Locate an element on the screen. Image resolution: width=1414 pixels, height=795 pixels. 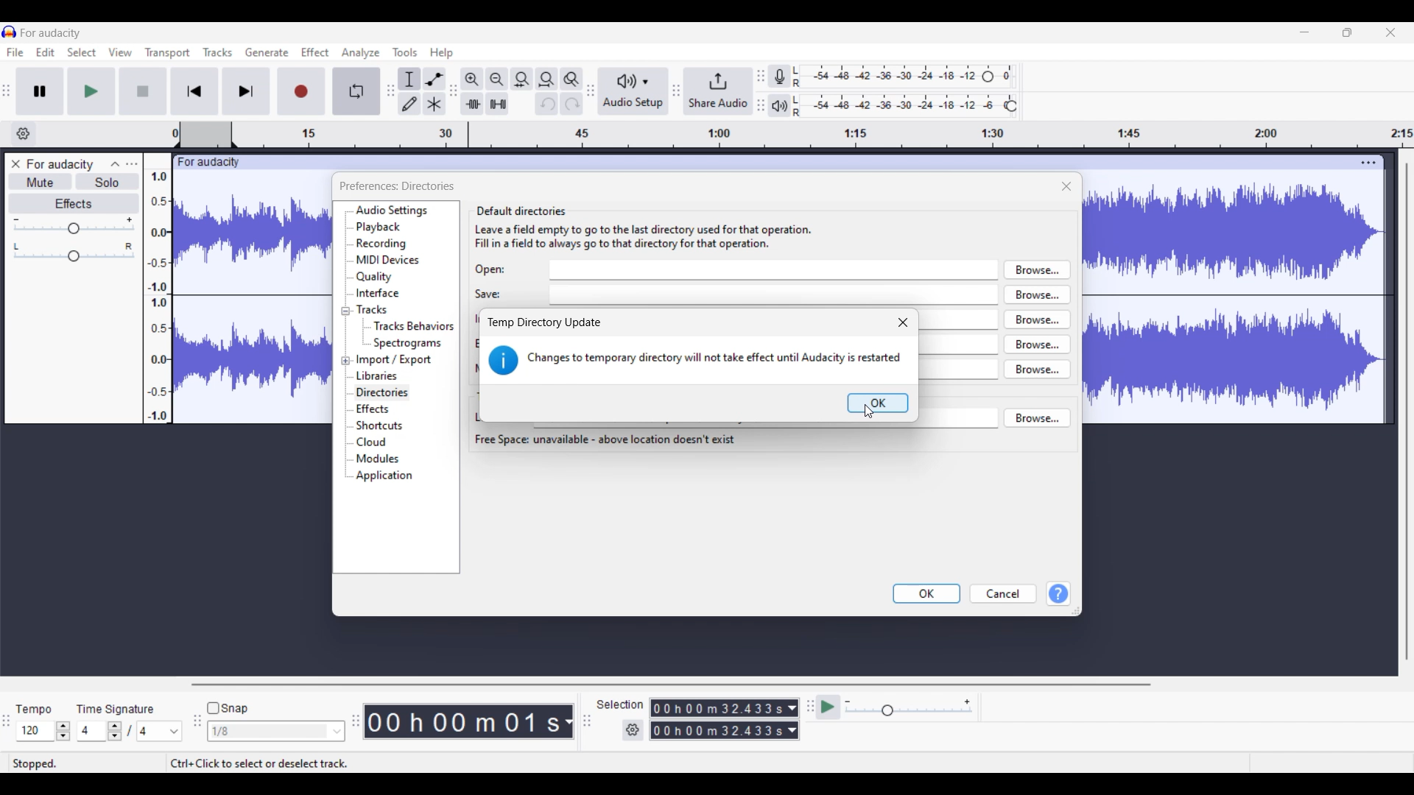
Audio settings is located at coordinates (393, 211).